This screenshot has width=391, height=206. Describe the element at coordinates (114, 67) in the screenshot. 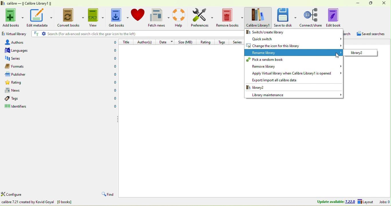

I see `0` at that location.